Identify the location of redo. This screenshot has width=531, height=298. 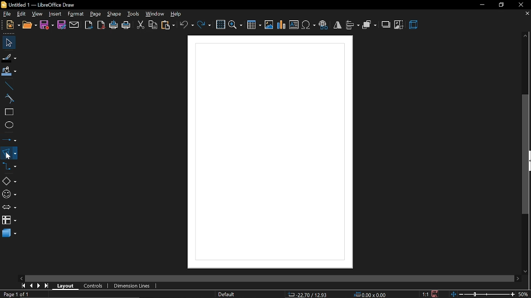
(204, 24).